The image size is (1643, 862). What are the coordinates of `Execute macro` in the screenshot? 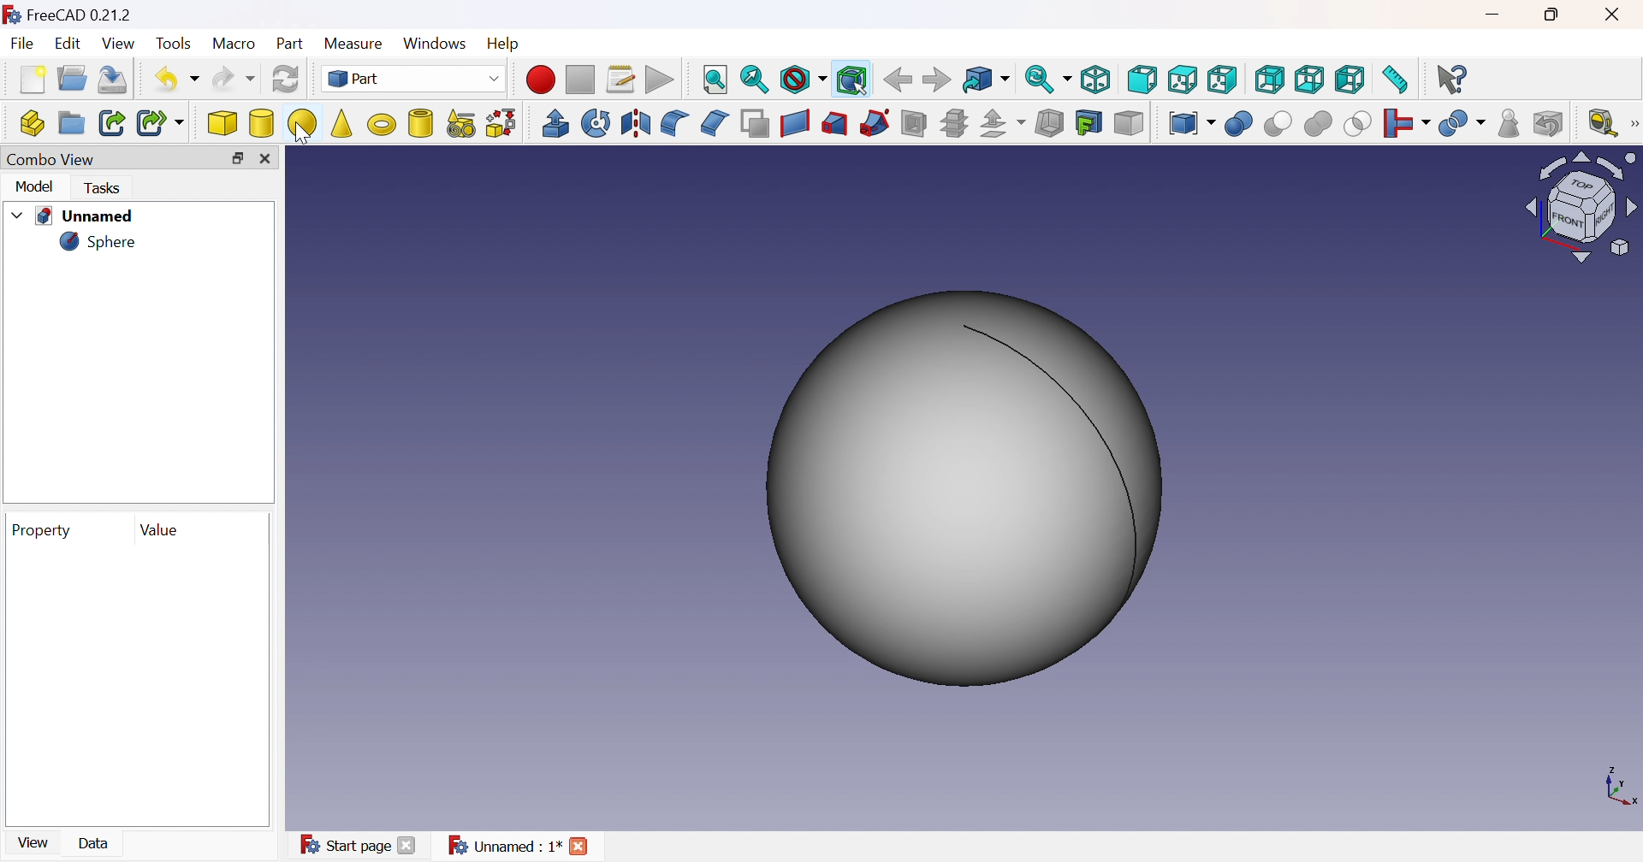 It's located at (660, 80).